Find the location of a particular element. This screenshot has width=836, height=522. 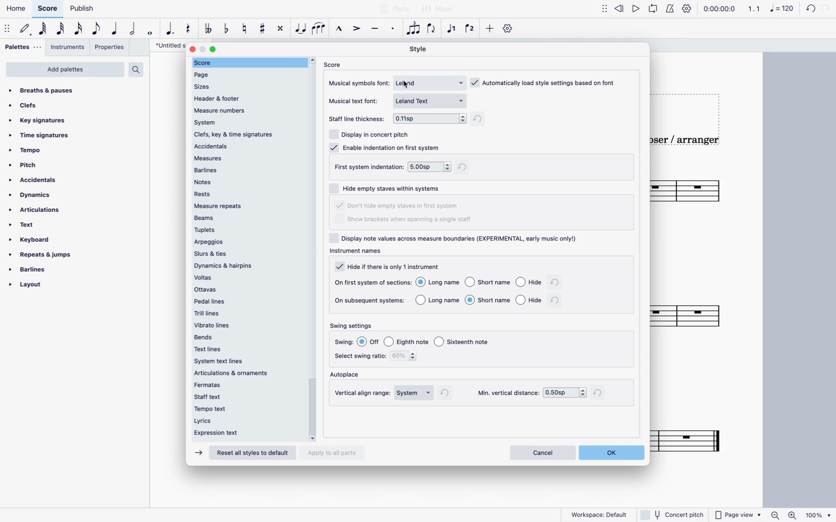

marcato is located at coordinates (339, 30).